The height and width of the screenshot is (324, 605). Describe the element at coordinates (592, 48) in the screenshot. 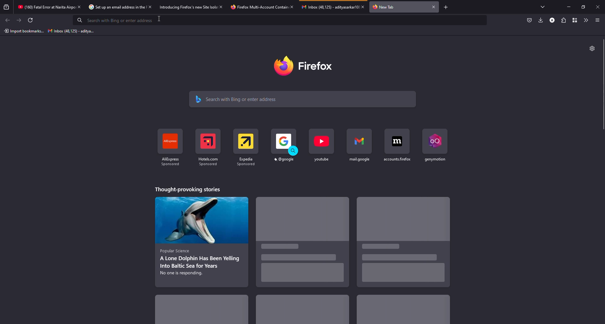

I see `settings` at that location.